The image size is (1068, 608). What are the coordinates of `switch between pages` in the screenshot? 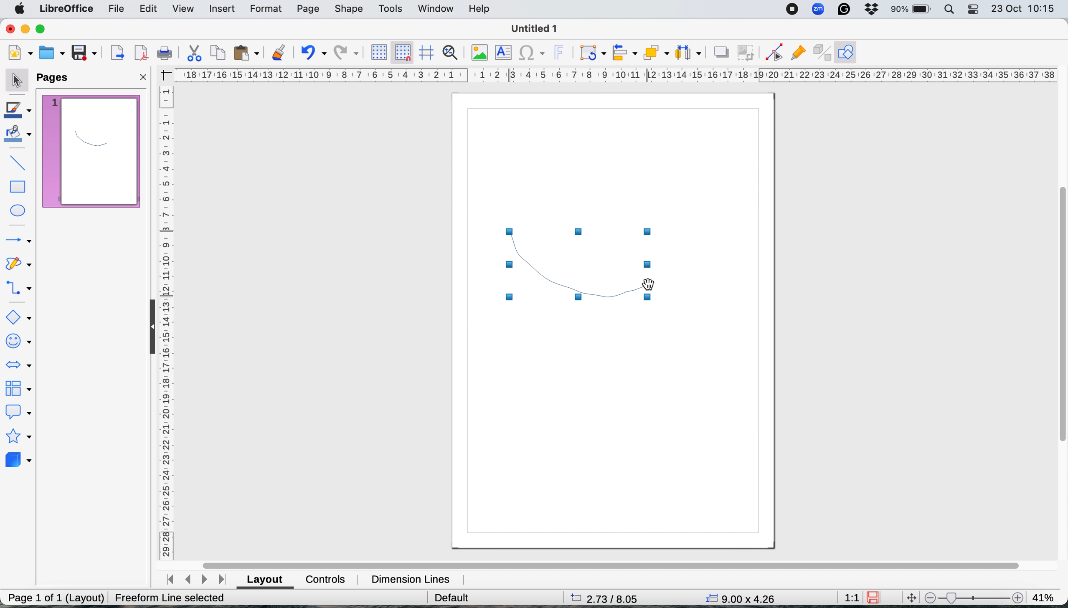 It's located at (196, 578).